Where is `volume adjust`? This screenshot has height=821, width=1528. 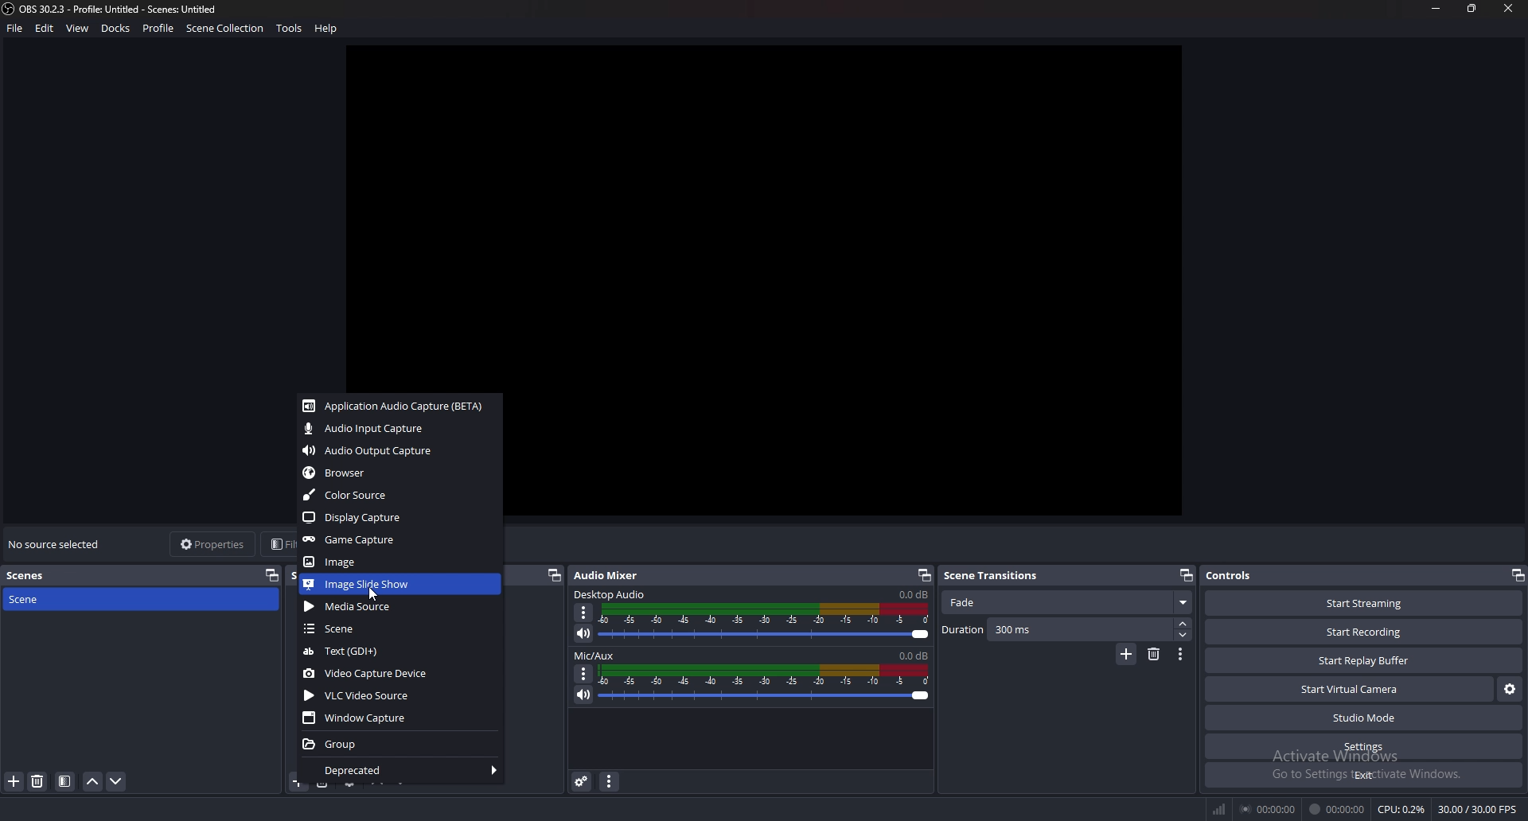
volume adjust is located at coordinates (765, 621).